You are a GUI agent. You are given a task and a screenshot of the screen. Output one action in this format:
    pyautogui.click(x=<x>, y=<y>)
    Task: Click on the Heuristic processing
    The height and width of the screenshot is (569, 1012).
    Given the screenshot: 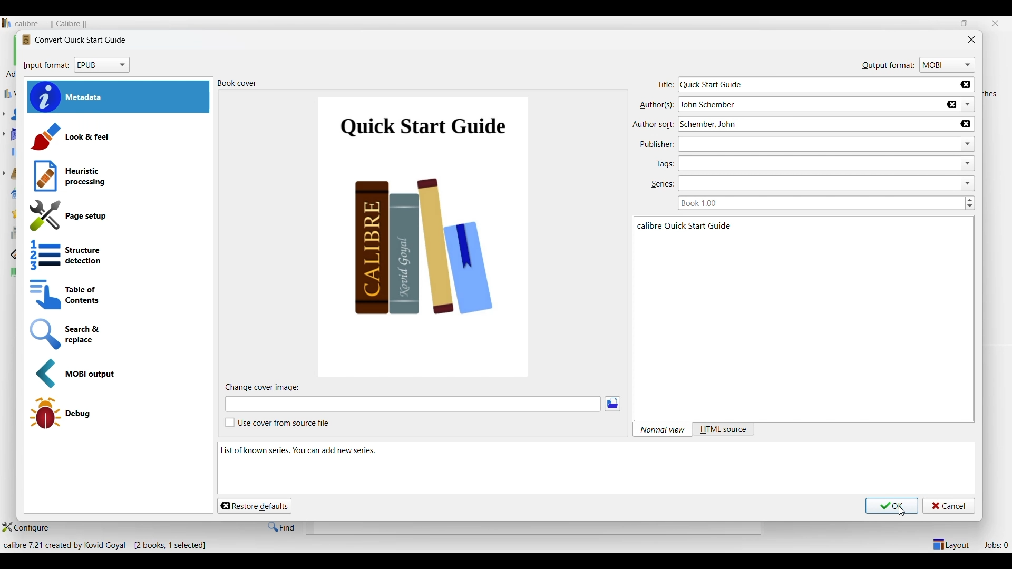 What is the action you would take?
    pyautogui.click(x=118, y=176)
    